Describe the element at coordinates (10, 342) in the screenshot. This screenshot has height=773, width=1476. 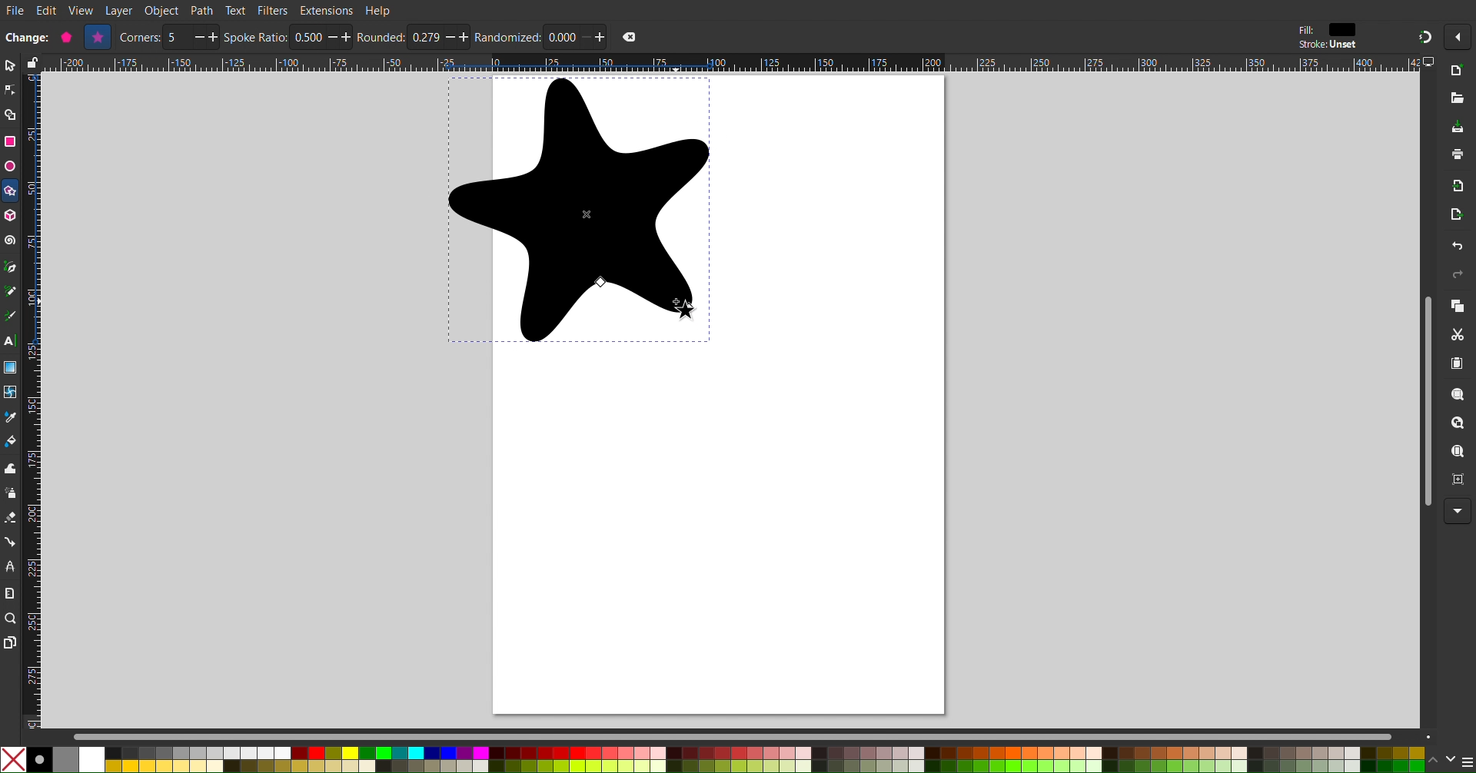
I see `Text Tool` at that location.